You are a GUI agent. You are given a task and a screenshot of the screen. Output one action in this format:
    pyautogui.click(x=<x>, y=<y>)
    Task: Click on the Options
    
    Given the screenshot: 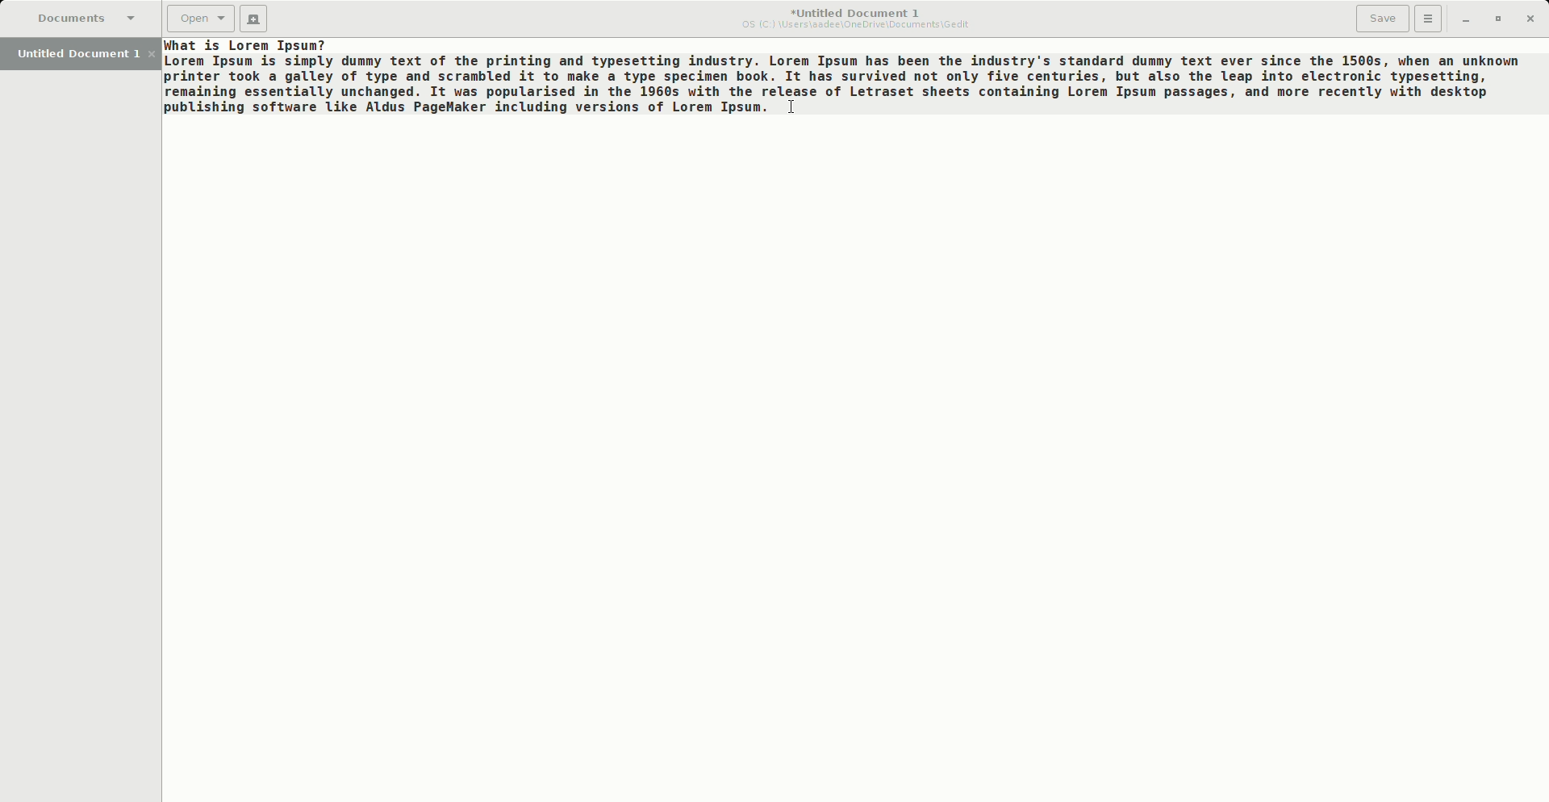 What is the action you would take?
    pyautogui.click(x=1429, y=18)
    